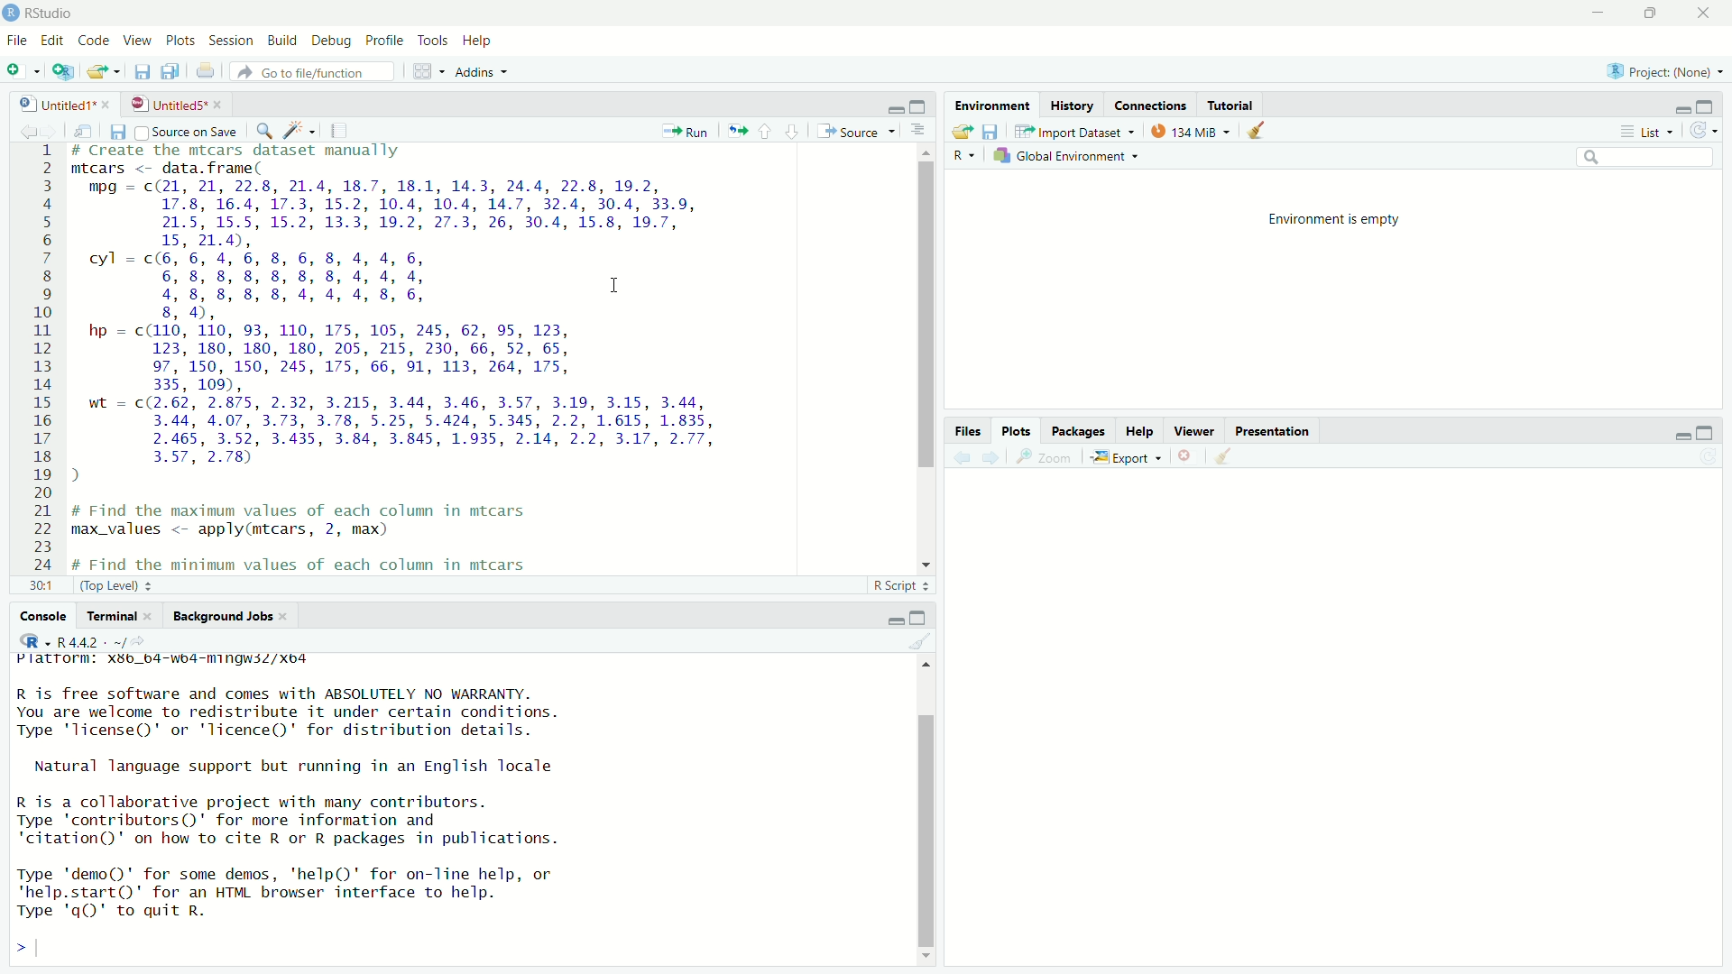 This screenshot has height=974, width=1732. What do you see at coordinates (123, 133) in the screenshot?
I see `files` at bounding box center [123, 133].